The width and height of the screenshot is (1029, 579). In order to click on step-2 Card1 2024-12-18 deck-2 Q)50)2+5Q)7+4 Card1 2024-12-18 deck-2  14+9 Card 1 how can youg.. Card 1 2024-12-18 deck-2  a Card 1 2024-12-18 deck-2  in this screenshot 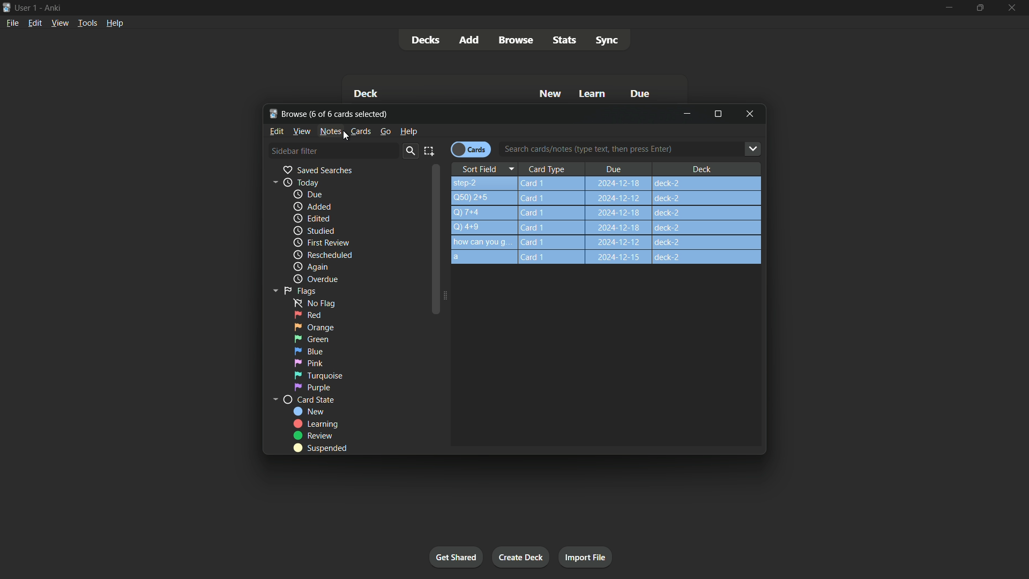, I will do `click(607, 220)`.